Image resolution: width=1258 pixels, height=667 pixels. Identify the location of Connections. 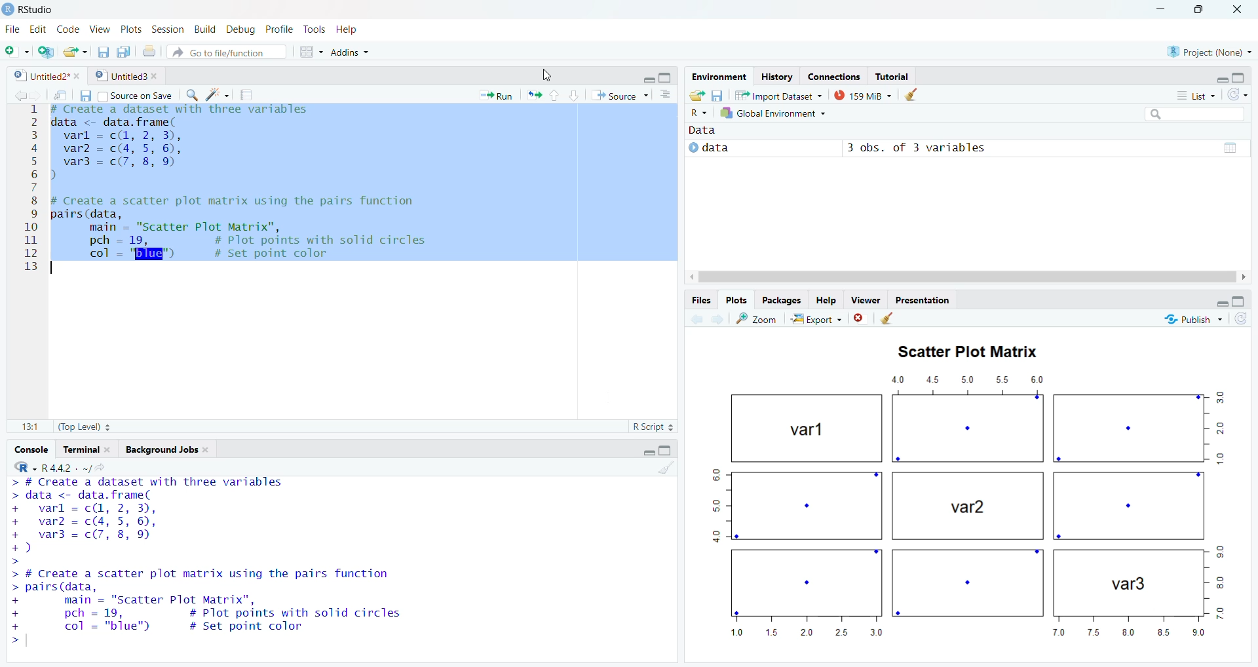
(831, 74).